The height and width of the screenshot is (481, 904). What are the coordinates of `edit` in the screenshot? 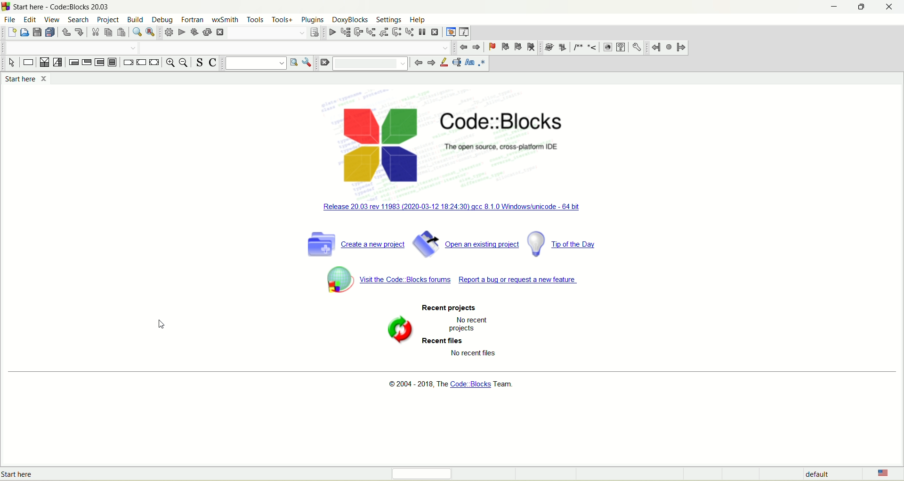 It's located at (31, 19).